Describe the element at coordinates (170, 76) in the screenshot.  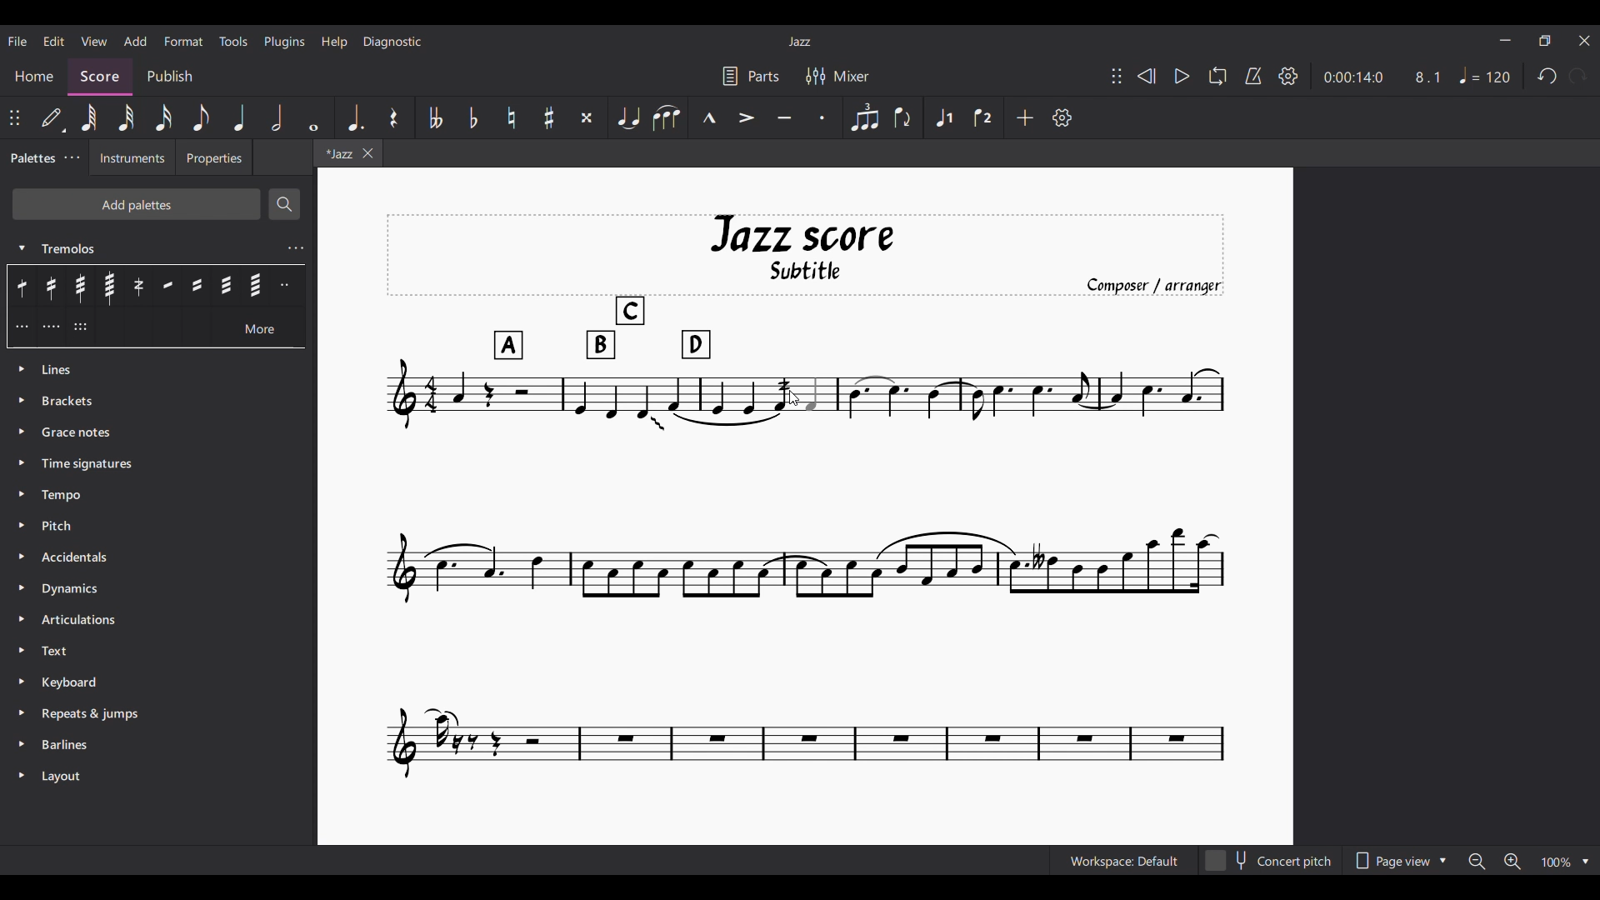
I see `Publish` at that location.